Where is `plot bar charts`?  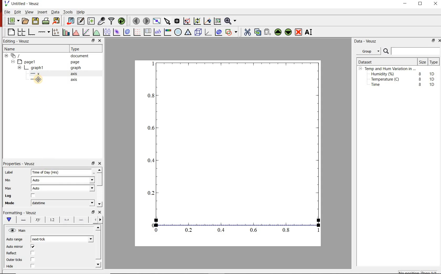 plot bar charts is located at coordinates (66, 31).